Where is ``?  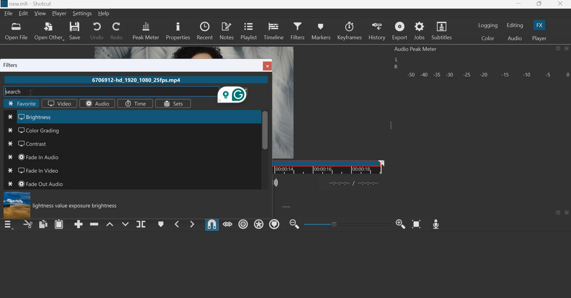
 is located at coordinates (10, 117).